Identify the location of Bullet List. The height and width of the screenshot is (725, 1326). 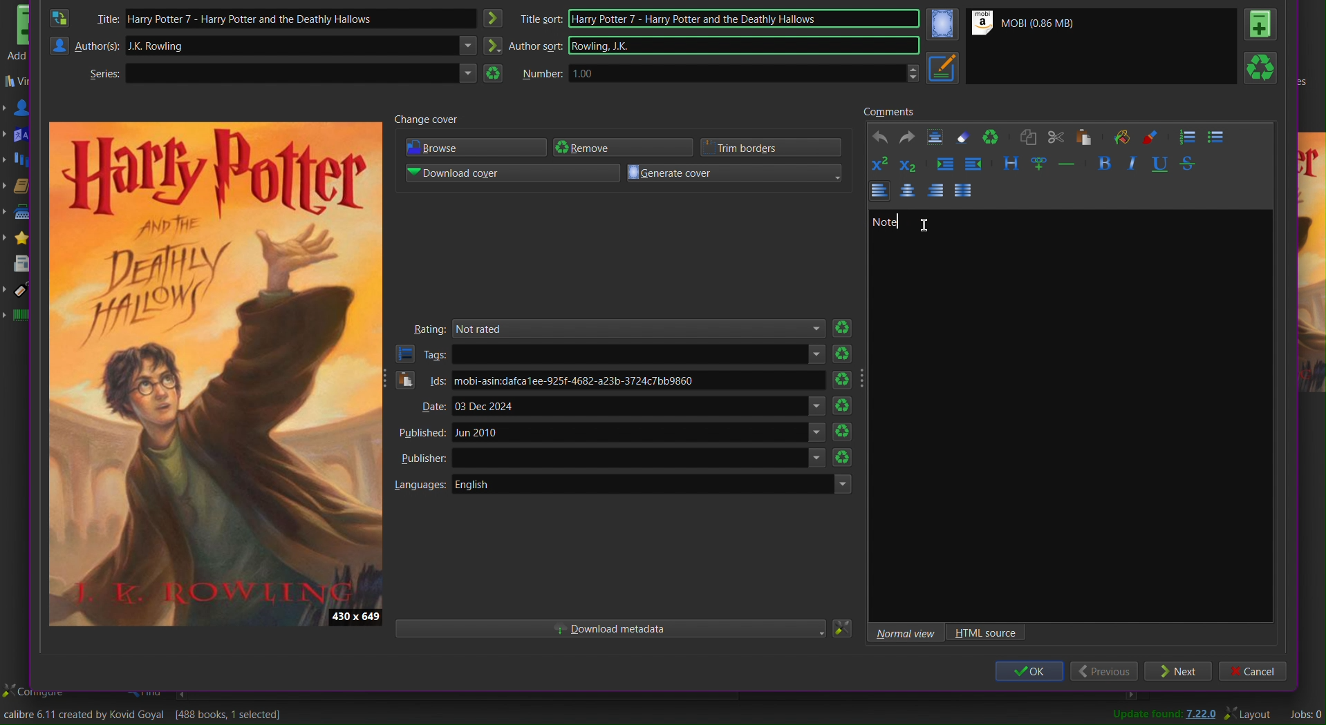
(1217, 136).